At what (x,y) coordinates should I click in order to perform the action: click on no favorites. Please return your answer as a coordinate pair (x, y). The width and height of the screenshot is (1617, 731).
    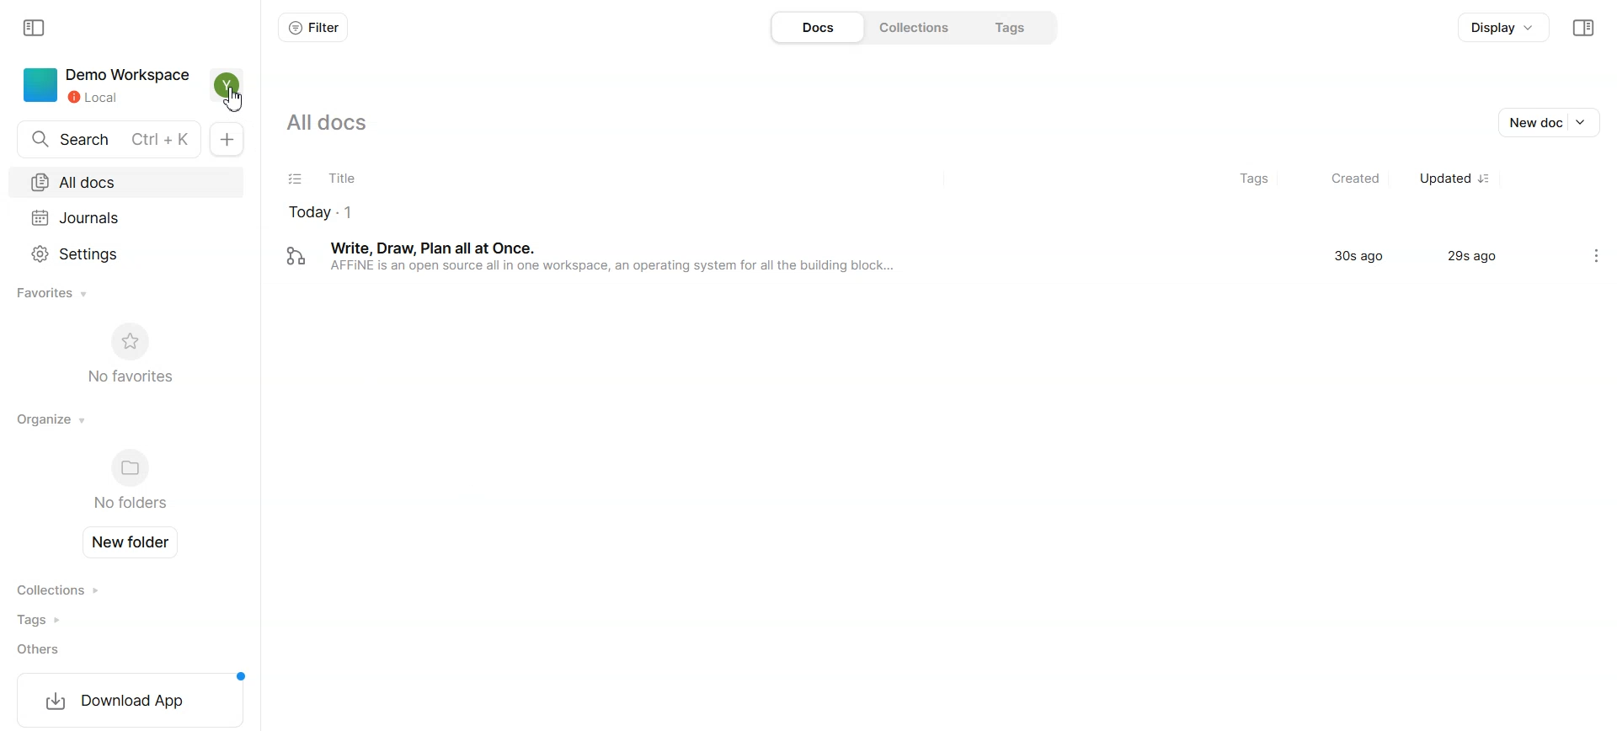
    Looking at the image, I should click on (129, 352).